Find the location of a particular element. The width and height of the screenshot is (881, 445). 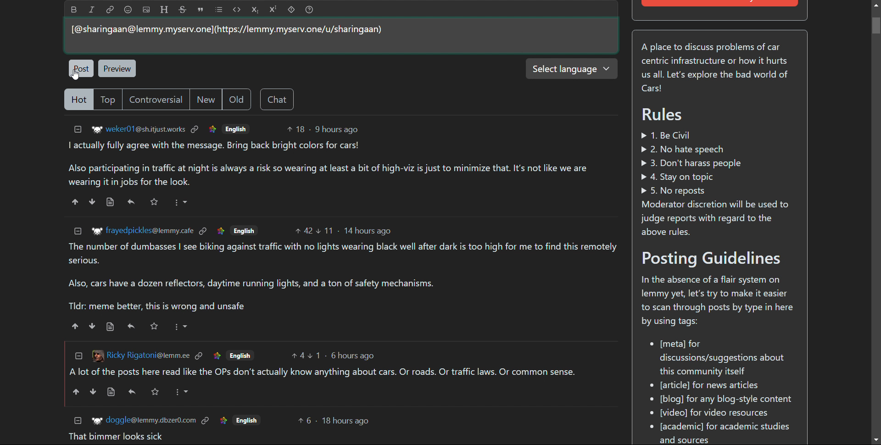

view source is located at coordinates (110, 202).